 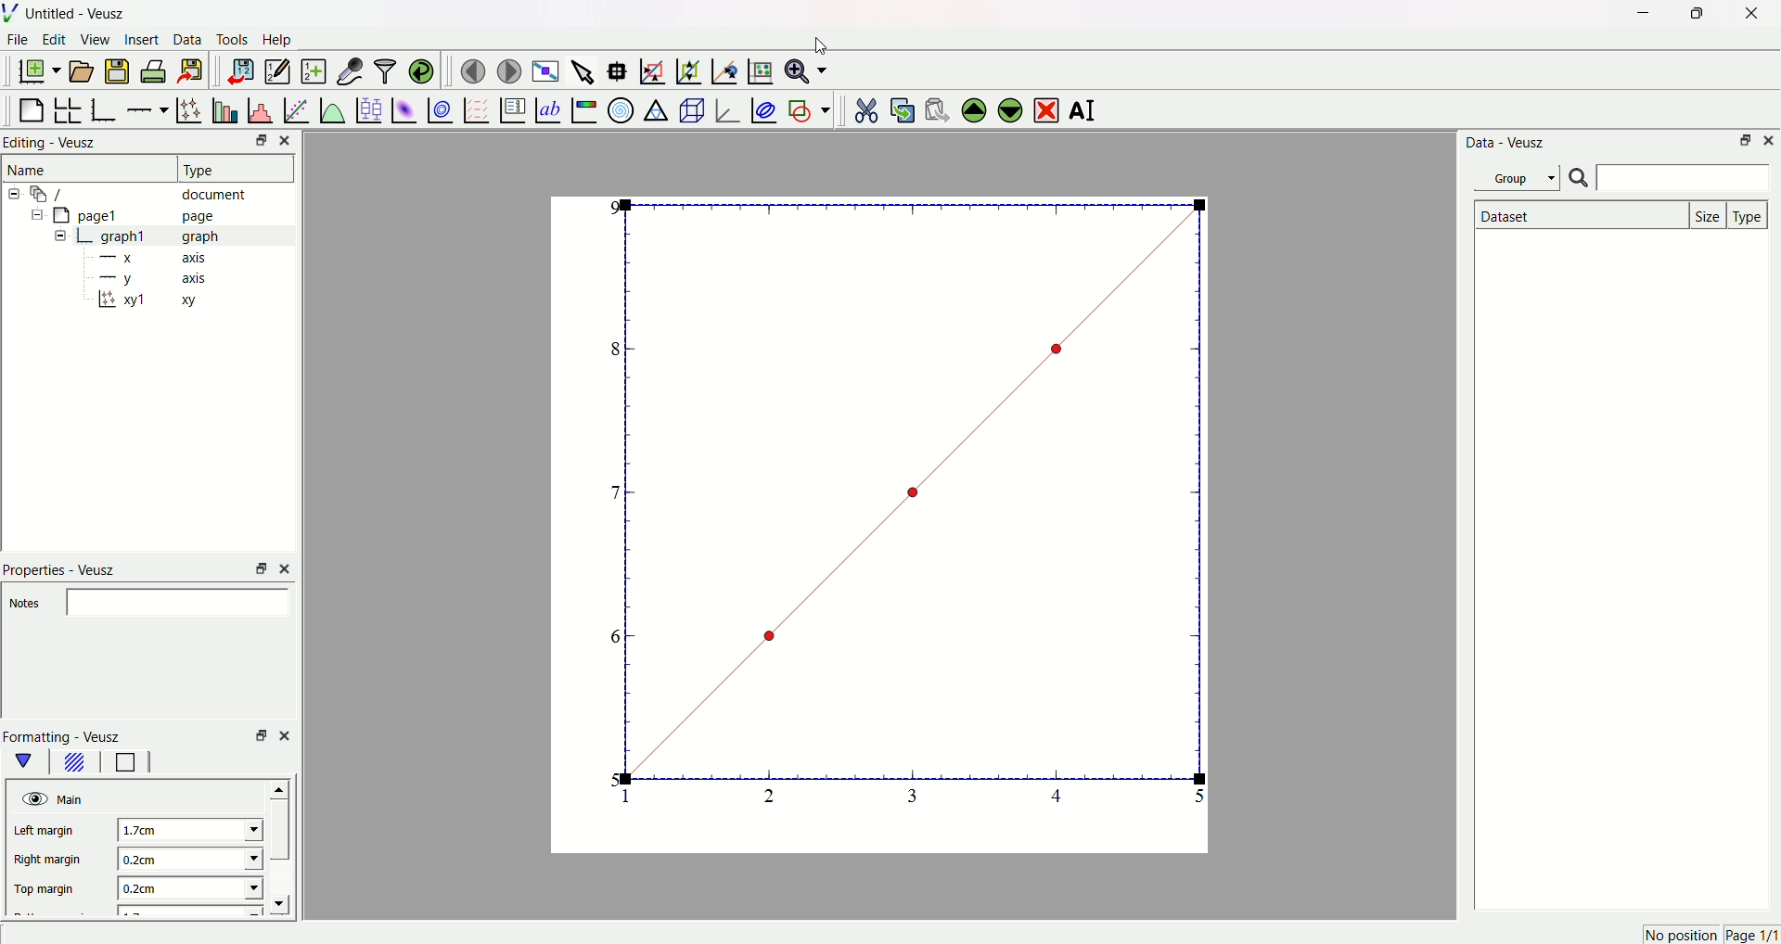 I want to click on copy the widgets, so click(x=902, y=108).